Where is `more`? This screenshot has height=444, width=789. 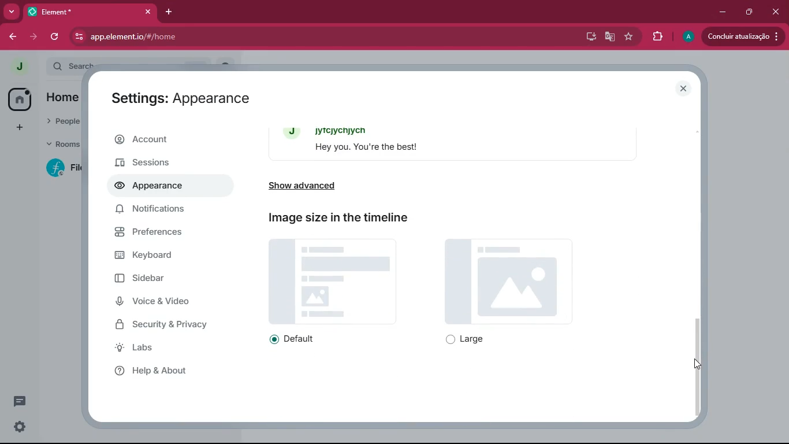 more is located at coordinates (11, 11).